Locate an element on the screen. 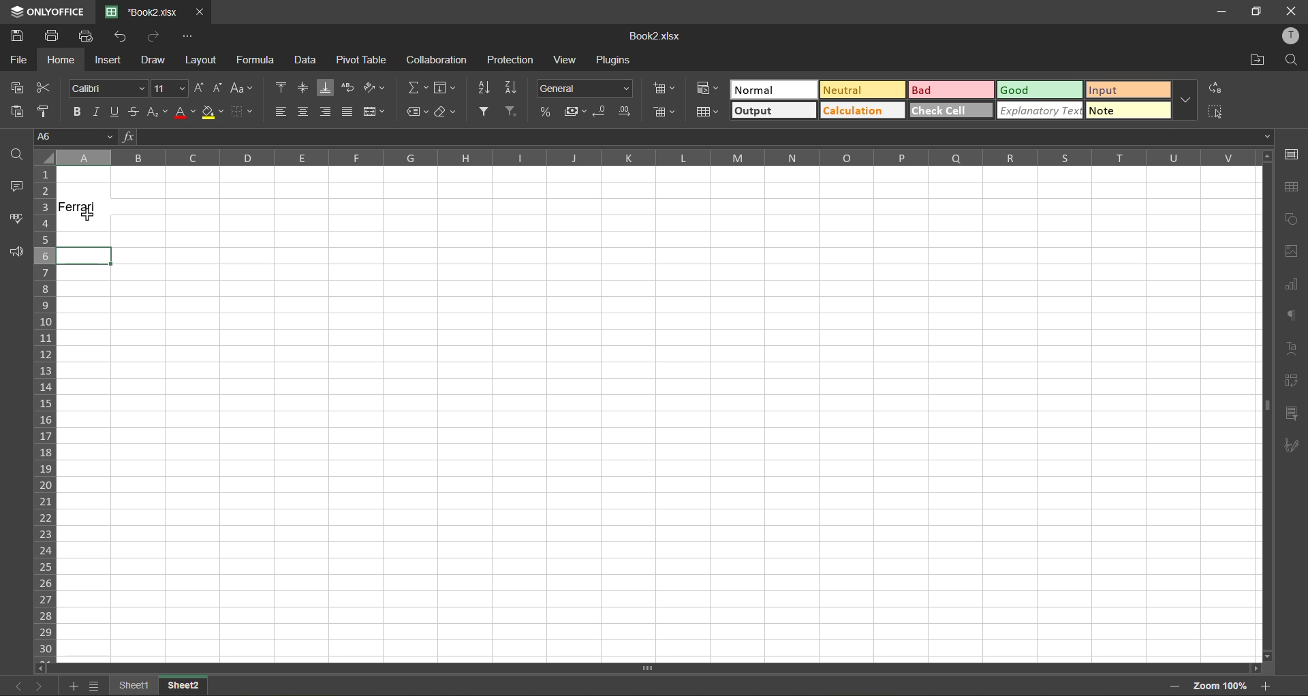 Image resolution: width=1308 pixels, height=696 pixels. sort ascending is located at coordinates (484, 88).